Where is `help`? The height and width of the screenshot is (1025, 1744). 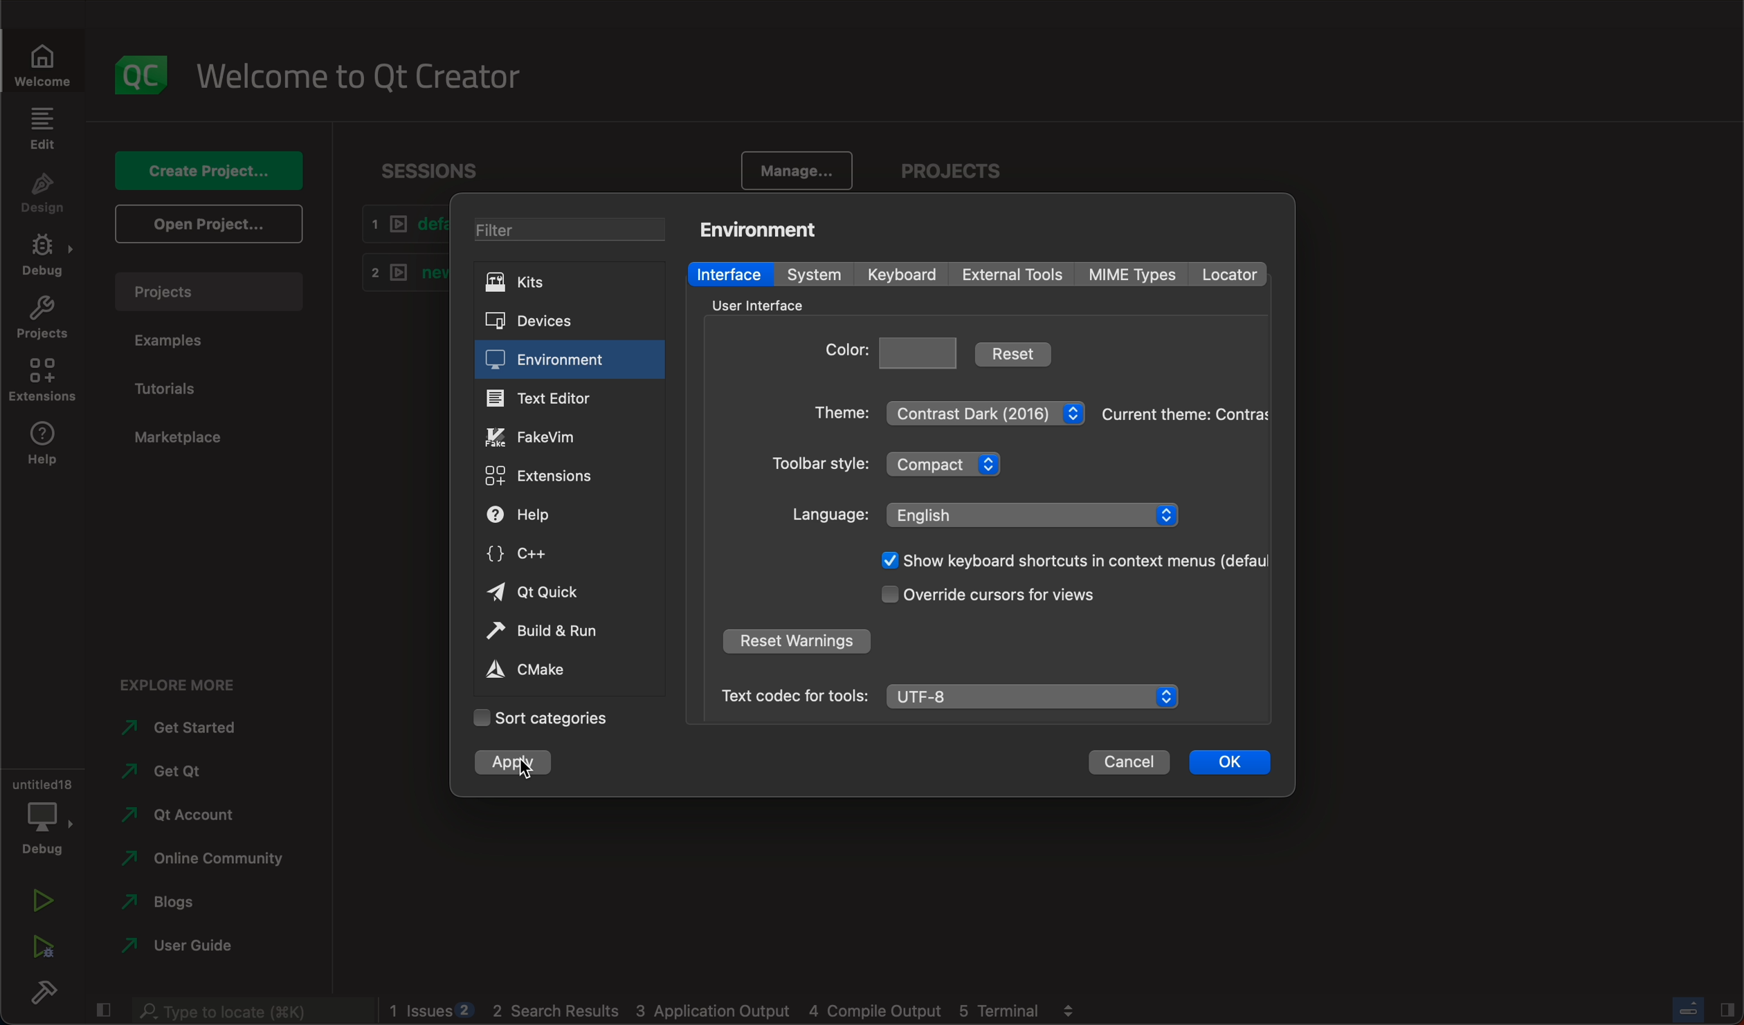
help is located at coordinates (39, 447).